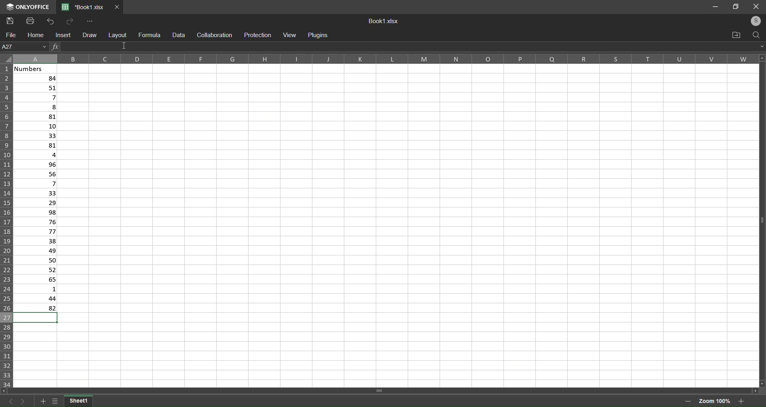  Describe the element at coordinates (36, 318) in the screenshot. I see `selected cell` at that location.